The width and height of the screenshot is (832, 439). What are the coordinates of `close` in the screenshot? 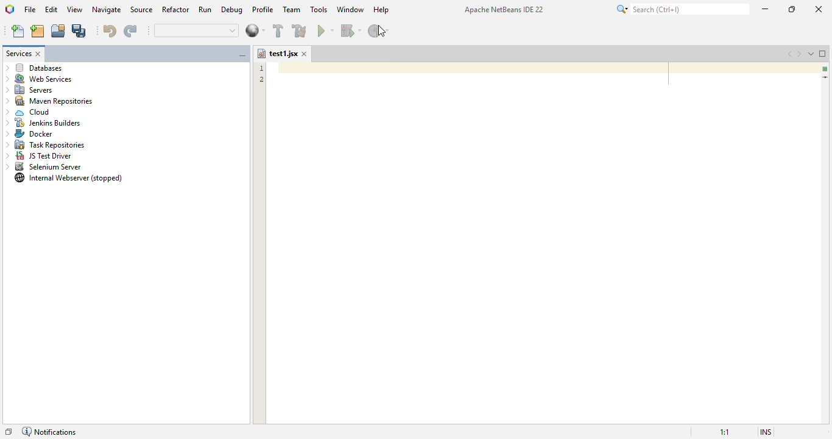 It's located at (305, 54).